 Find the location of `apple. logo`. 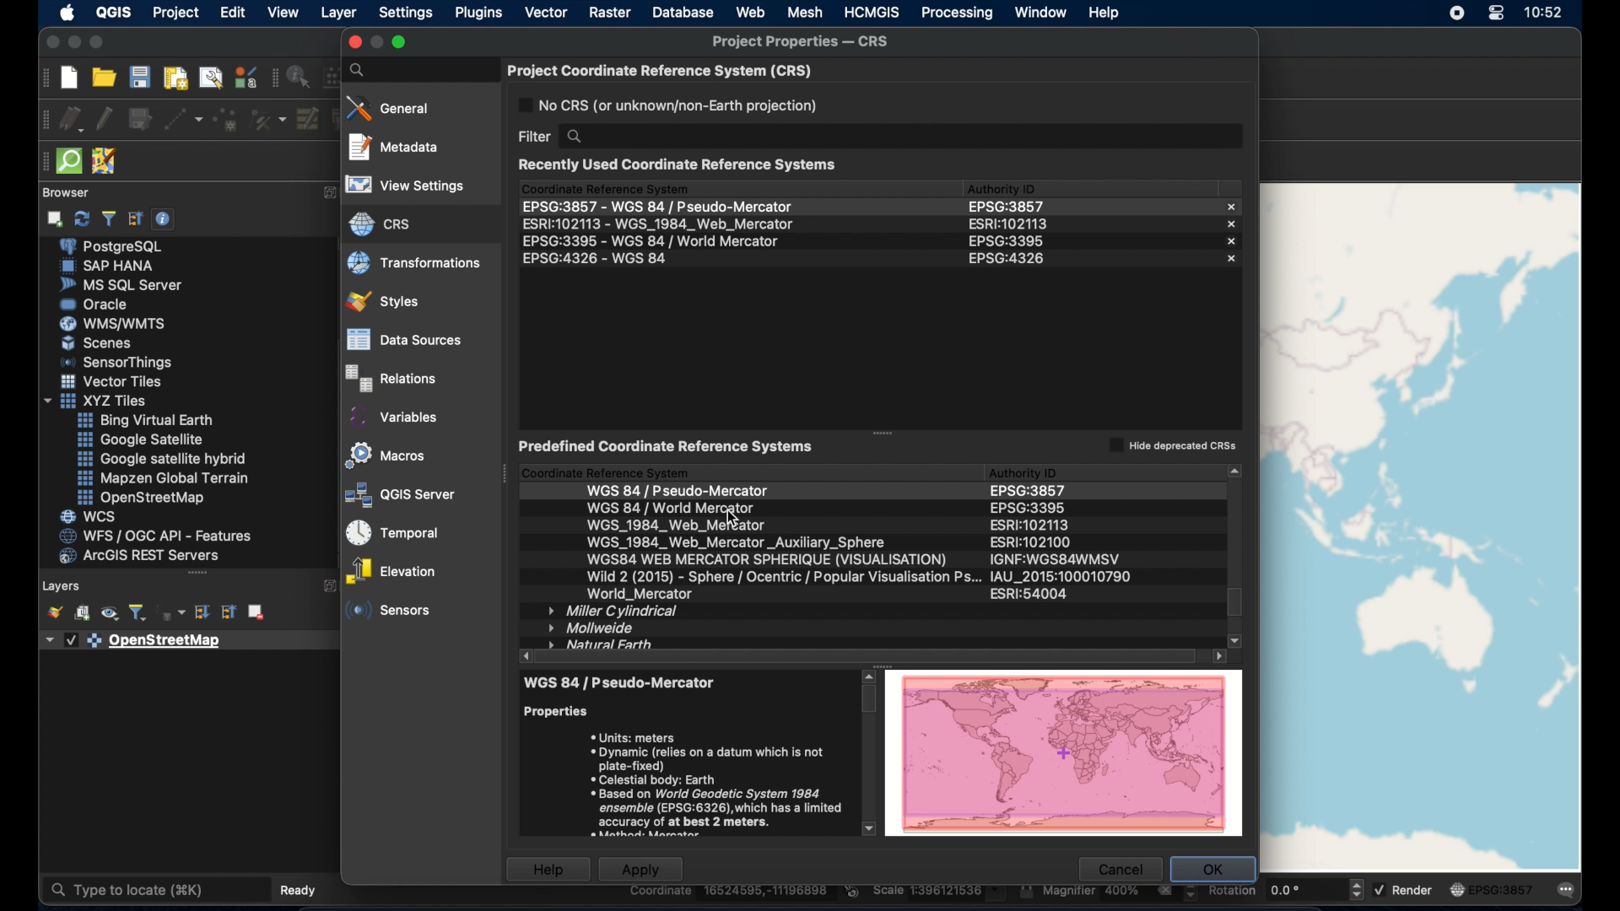

apple. logo is located at coordinates (67, 12).